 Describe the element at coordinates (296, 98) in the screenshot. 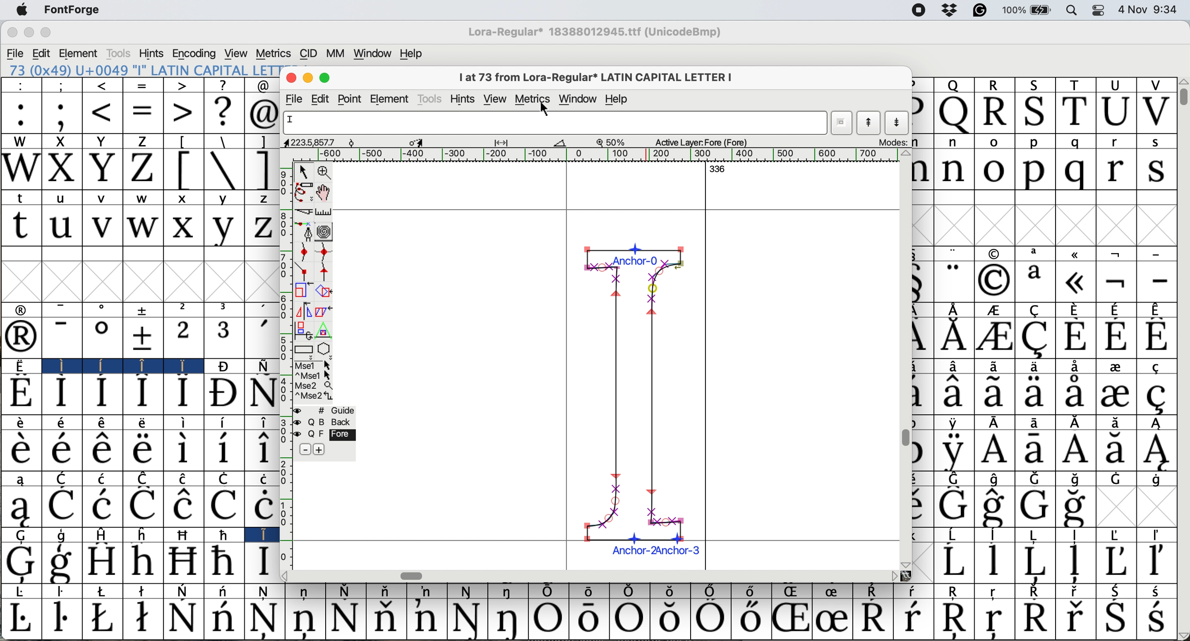

I see `file` at that location.